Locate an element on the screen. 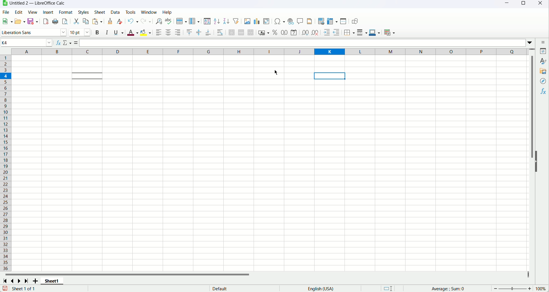 The image size is (549, 292). Autofilter is located at coordinates (236, 21).